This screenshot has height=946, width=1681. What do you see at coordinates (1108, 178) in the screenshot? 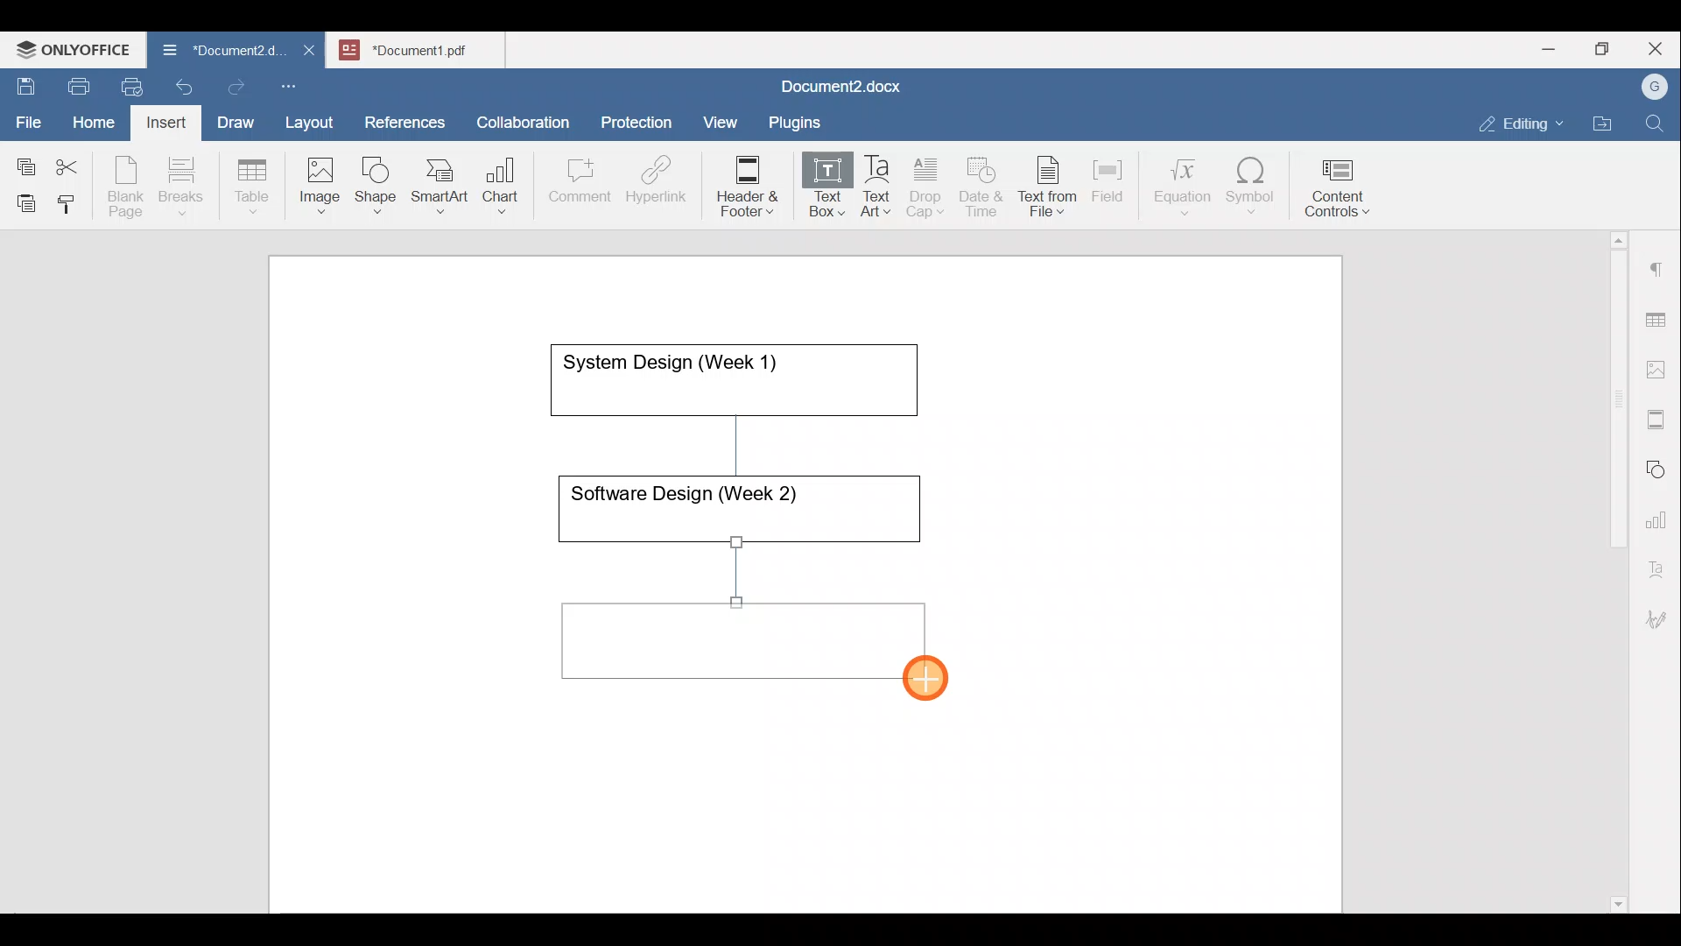
I see `Field` at bounding box center [1108, 178].